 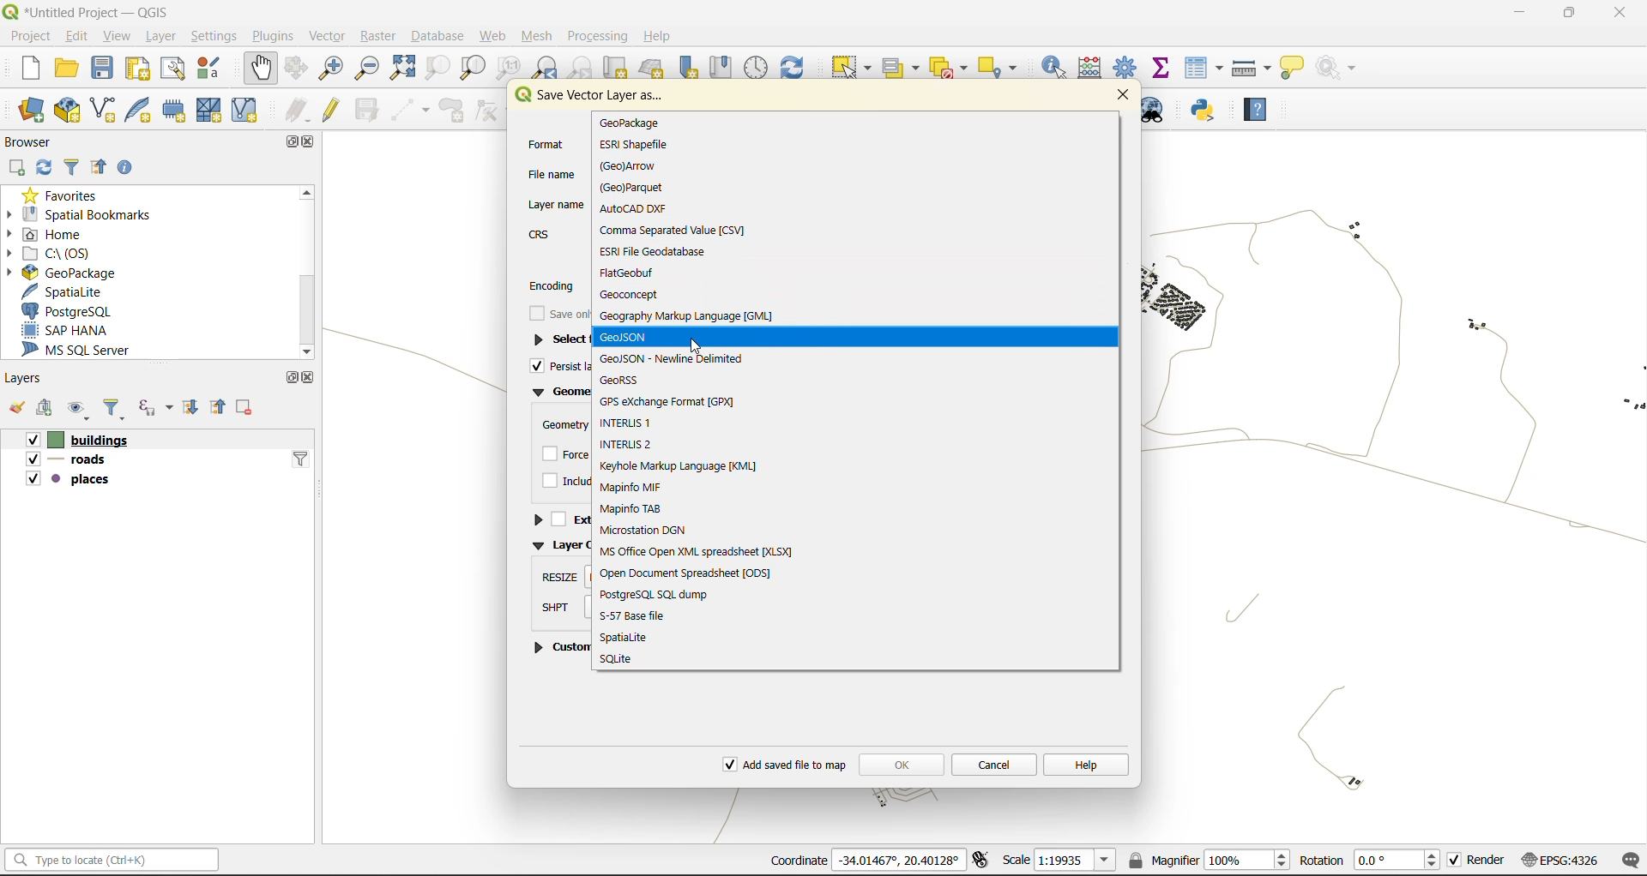 What do you see at coordinates (1060, 861) in the screenshot?
I see `scale` at bounding box center [1060, 861].